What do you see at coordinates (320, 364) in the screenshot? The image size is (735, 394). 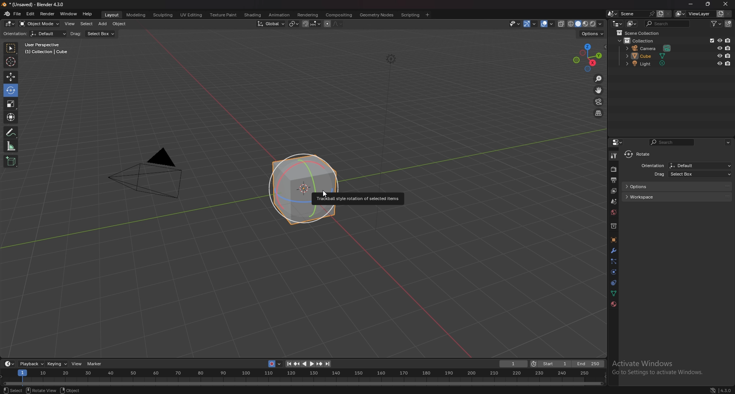 I see `jump to key frame` at bounding box center [320, 364].